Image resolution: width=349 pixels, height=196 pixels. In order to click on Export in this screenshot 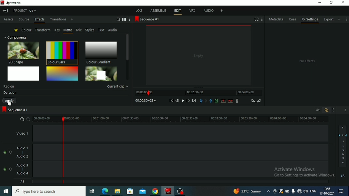, I will do `click(329, 20)`.